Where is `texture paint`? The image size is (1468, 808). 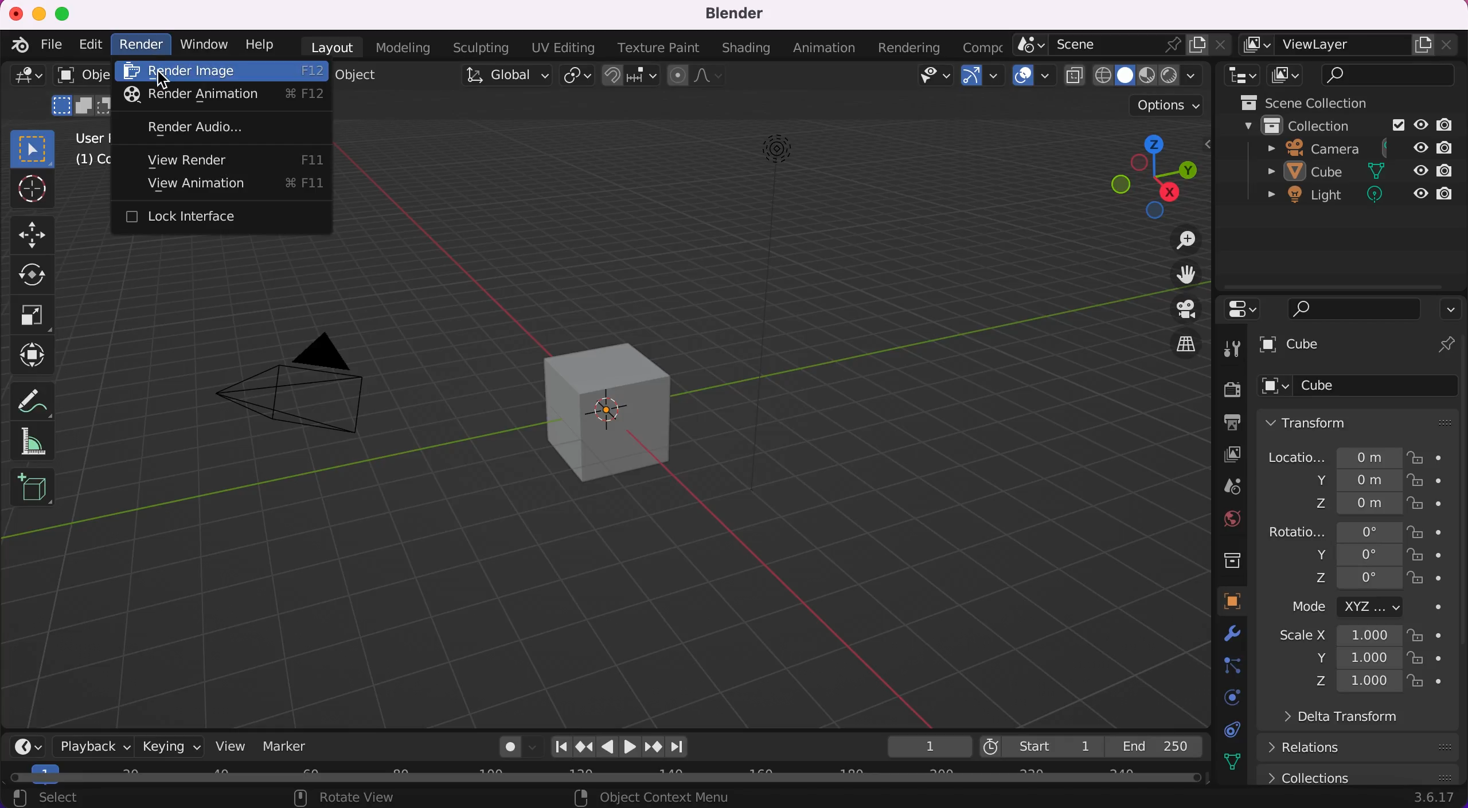 texture paint is located at coordinates (662, 49).